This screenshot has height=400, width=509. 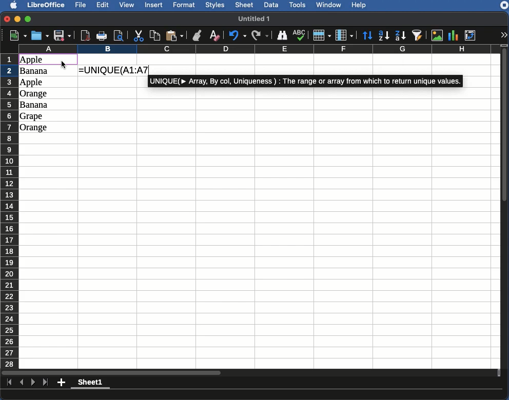 What do you see at coordinates (261, 35) in the screenshot?
I see `Redo` at bounding box center [261, 35].